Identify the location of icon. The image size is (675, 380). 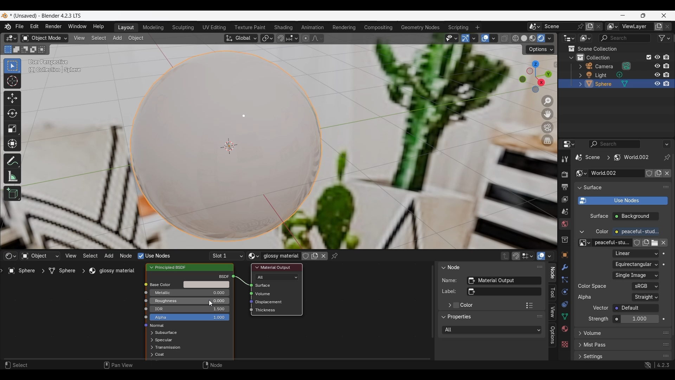
(146, 293).